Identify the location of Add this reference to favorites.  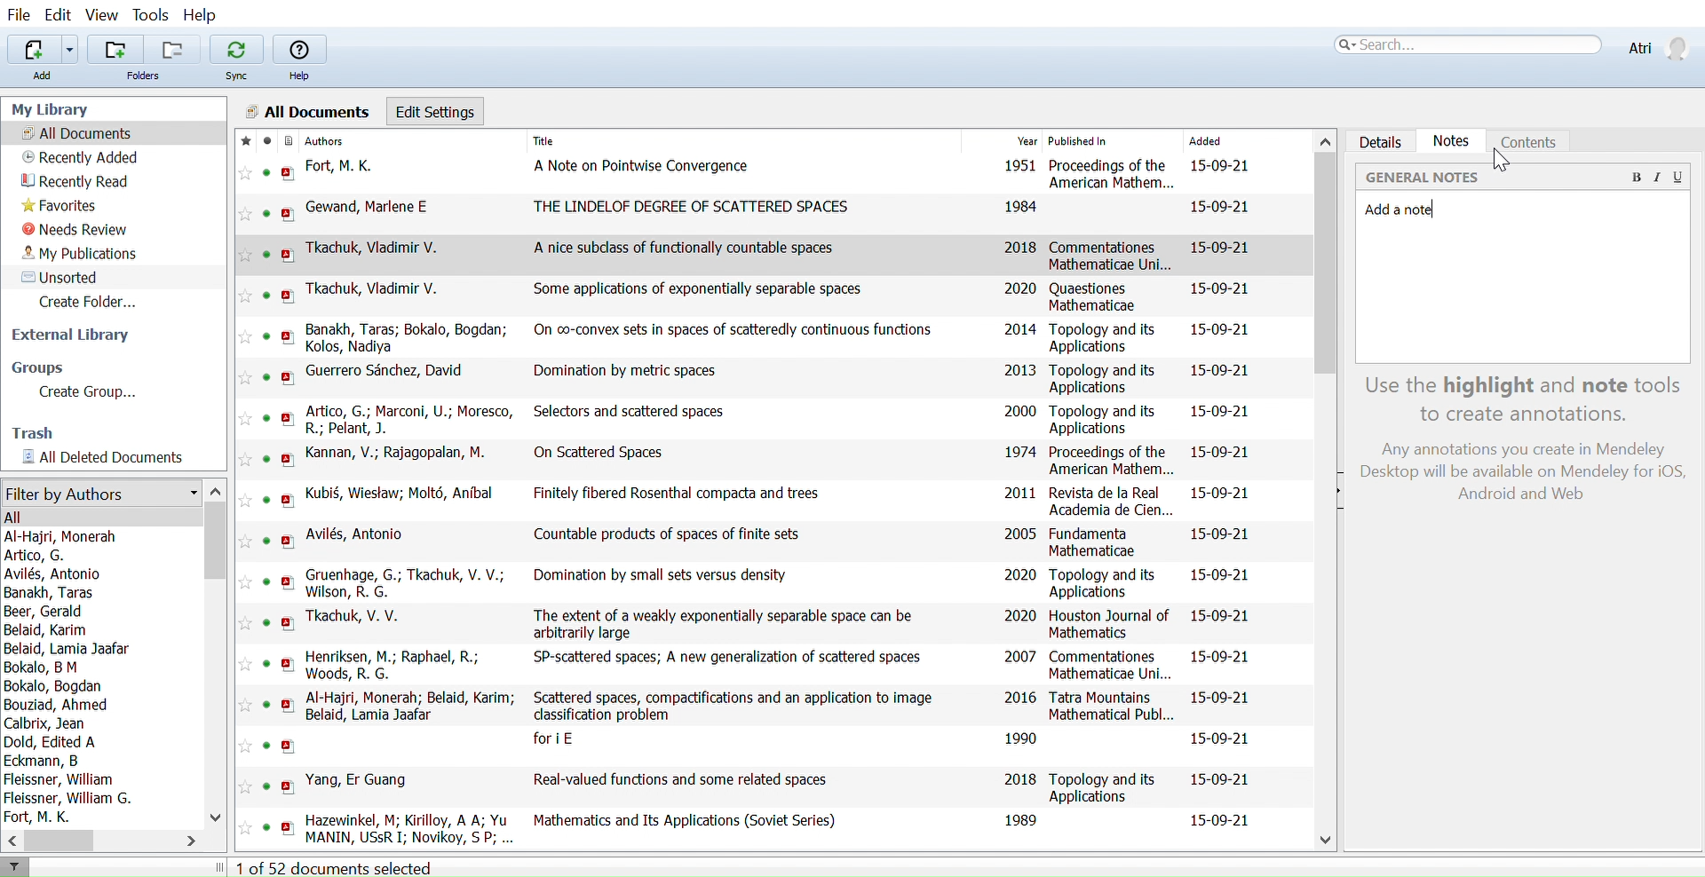
(245, 704).